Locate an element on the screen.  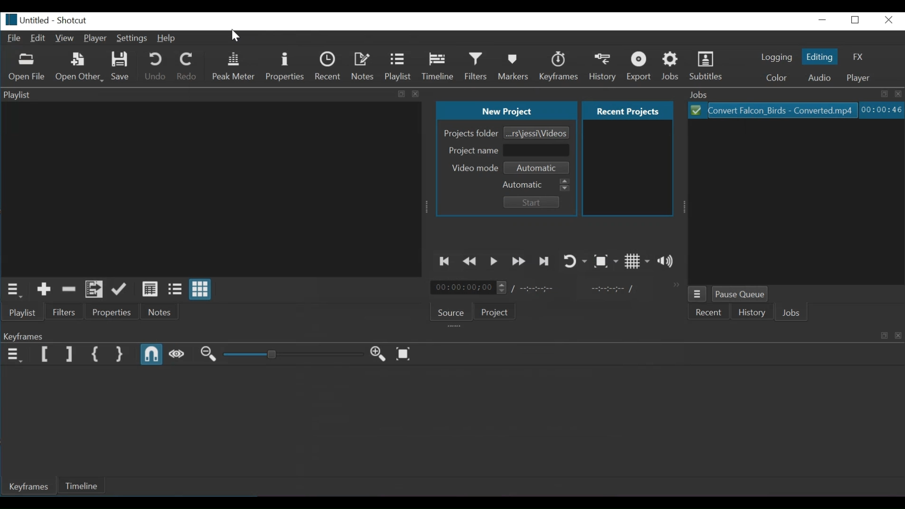
Add files to playlist is located at coordinates (95, 290).